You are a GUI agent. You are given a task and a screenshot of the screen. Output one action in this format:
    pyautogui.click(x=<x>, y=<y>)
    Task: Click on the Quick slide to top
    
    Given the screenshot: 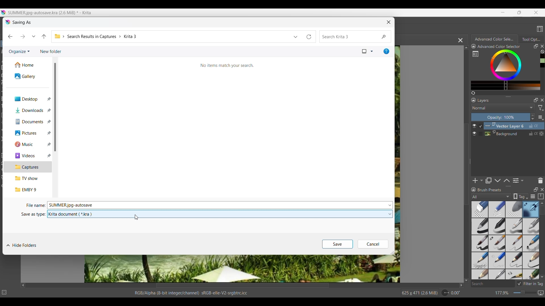 What is the action you would take?
    pyautogui.click(x=542, y=203)
    